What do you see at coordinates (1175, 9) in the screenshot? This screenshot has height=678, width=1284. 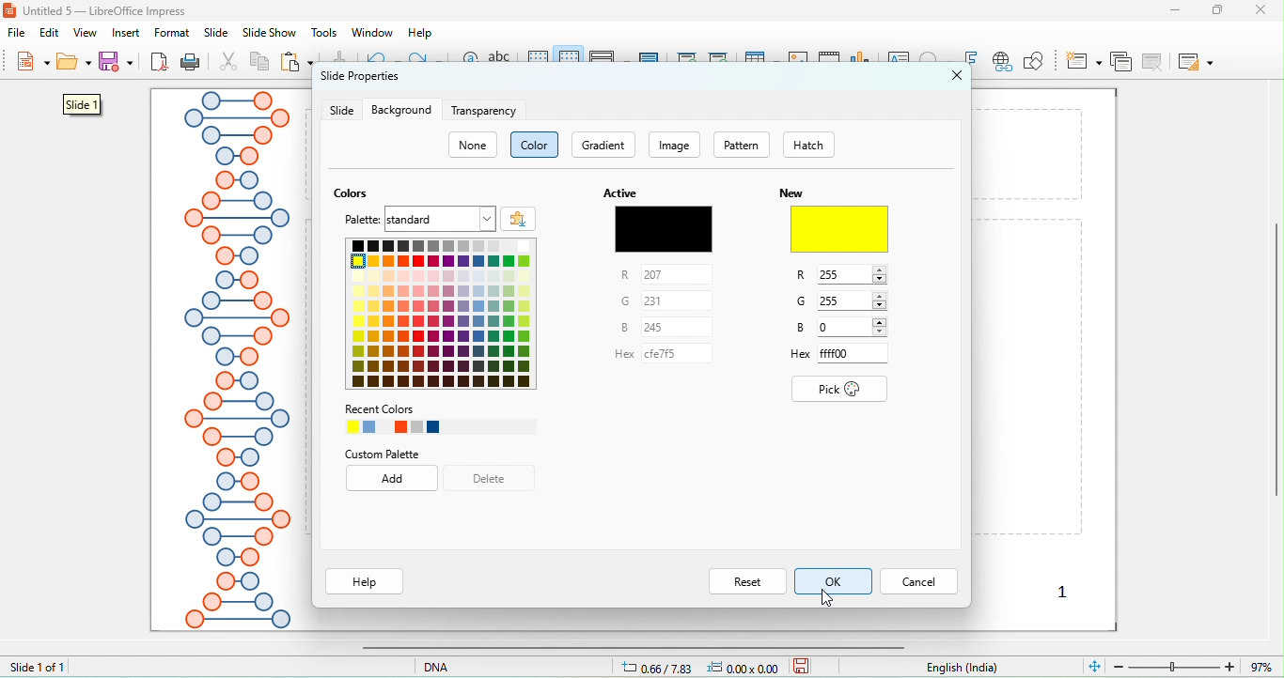 I see `minimize` at bounding box center [1175, 9].